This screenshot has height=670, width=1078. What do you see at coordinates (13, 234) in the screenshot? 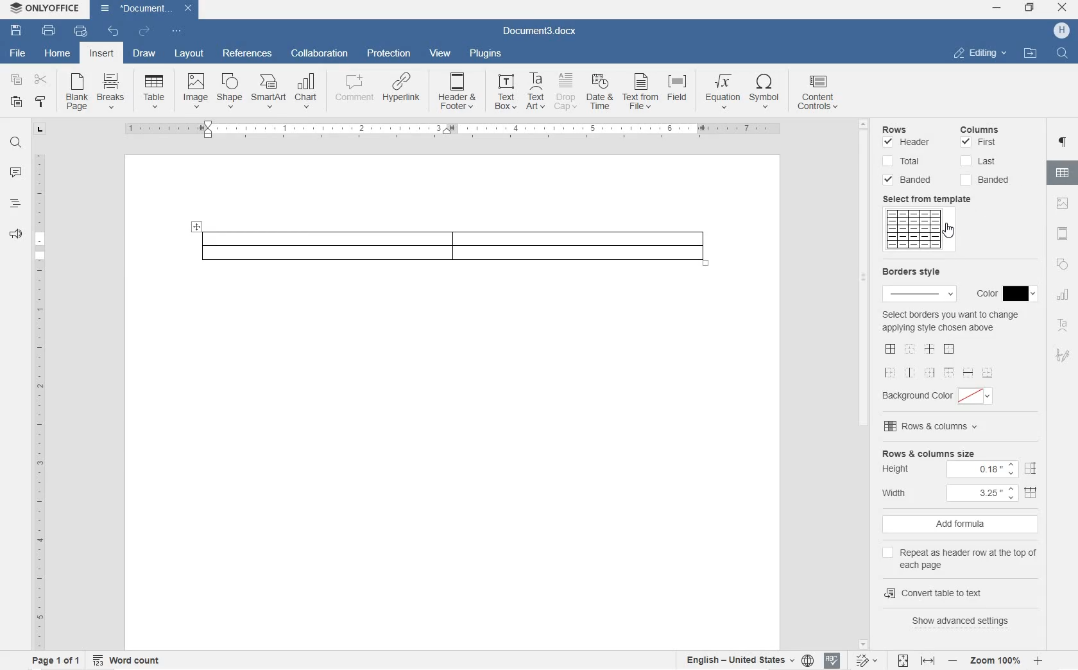
I see `FEEDBACK & SUPPORT` at bounding box center [13, 234].